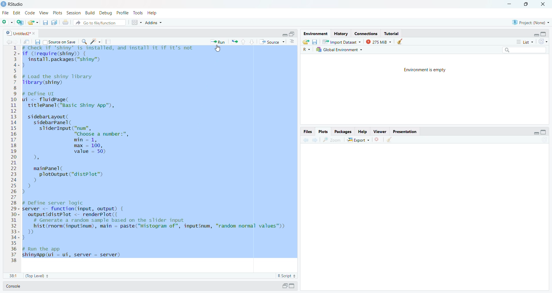  I want to click on Session, so click(73, 13).